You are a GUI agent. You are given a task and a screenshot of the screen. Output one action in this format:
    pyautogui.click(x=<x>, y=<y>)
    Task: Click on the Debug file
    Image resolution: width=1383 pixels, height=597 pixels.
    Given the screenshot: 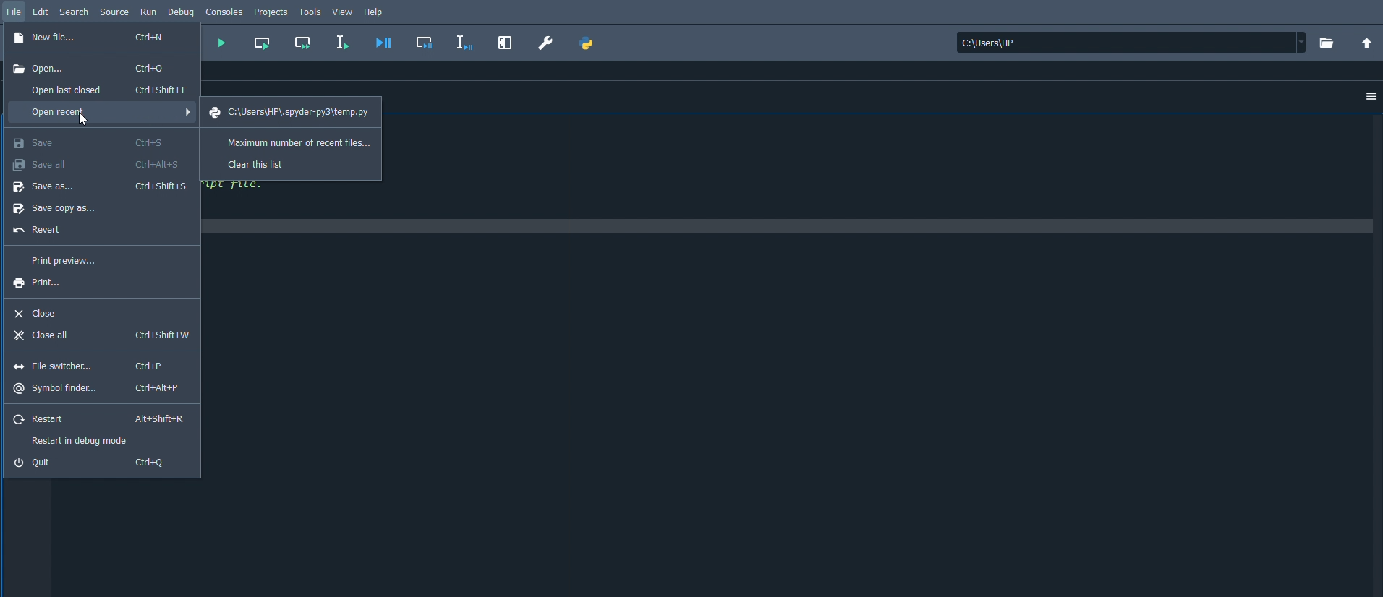 What is the action you would take?
    pyautogui.click(x=384, y=43)
    